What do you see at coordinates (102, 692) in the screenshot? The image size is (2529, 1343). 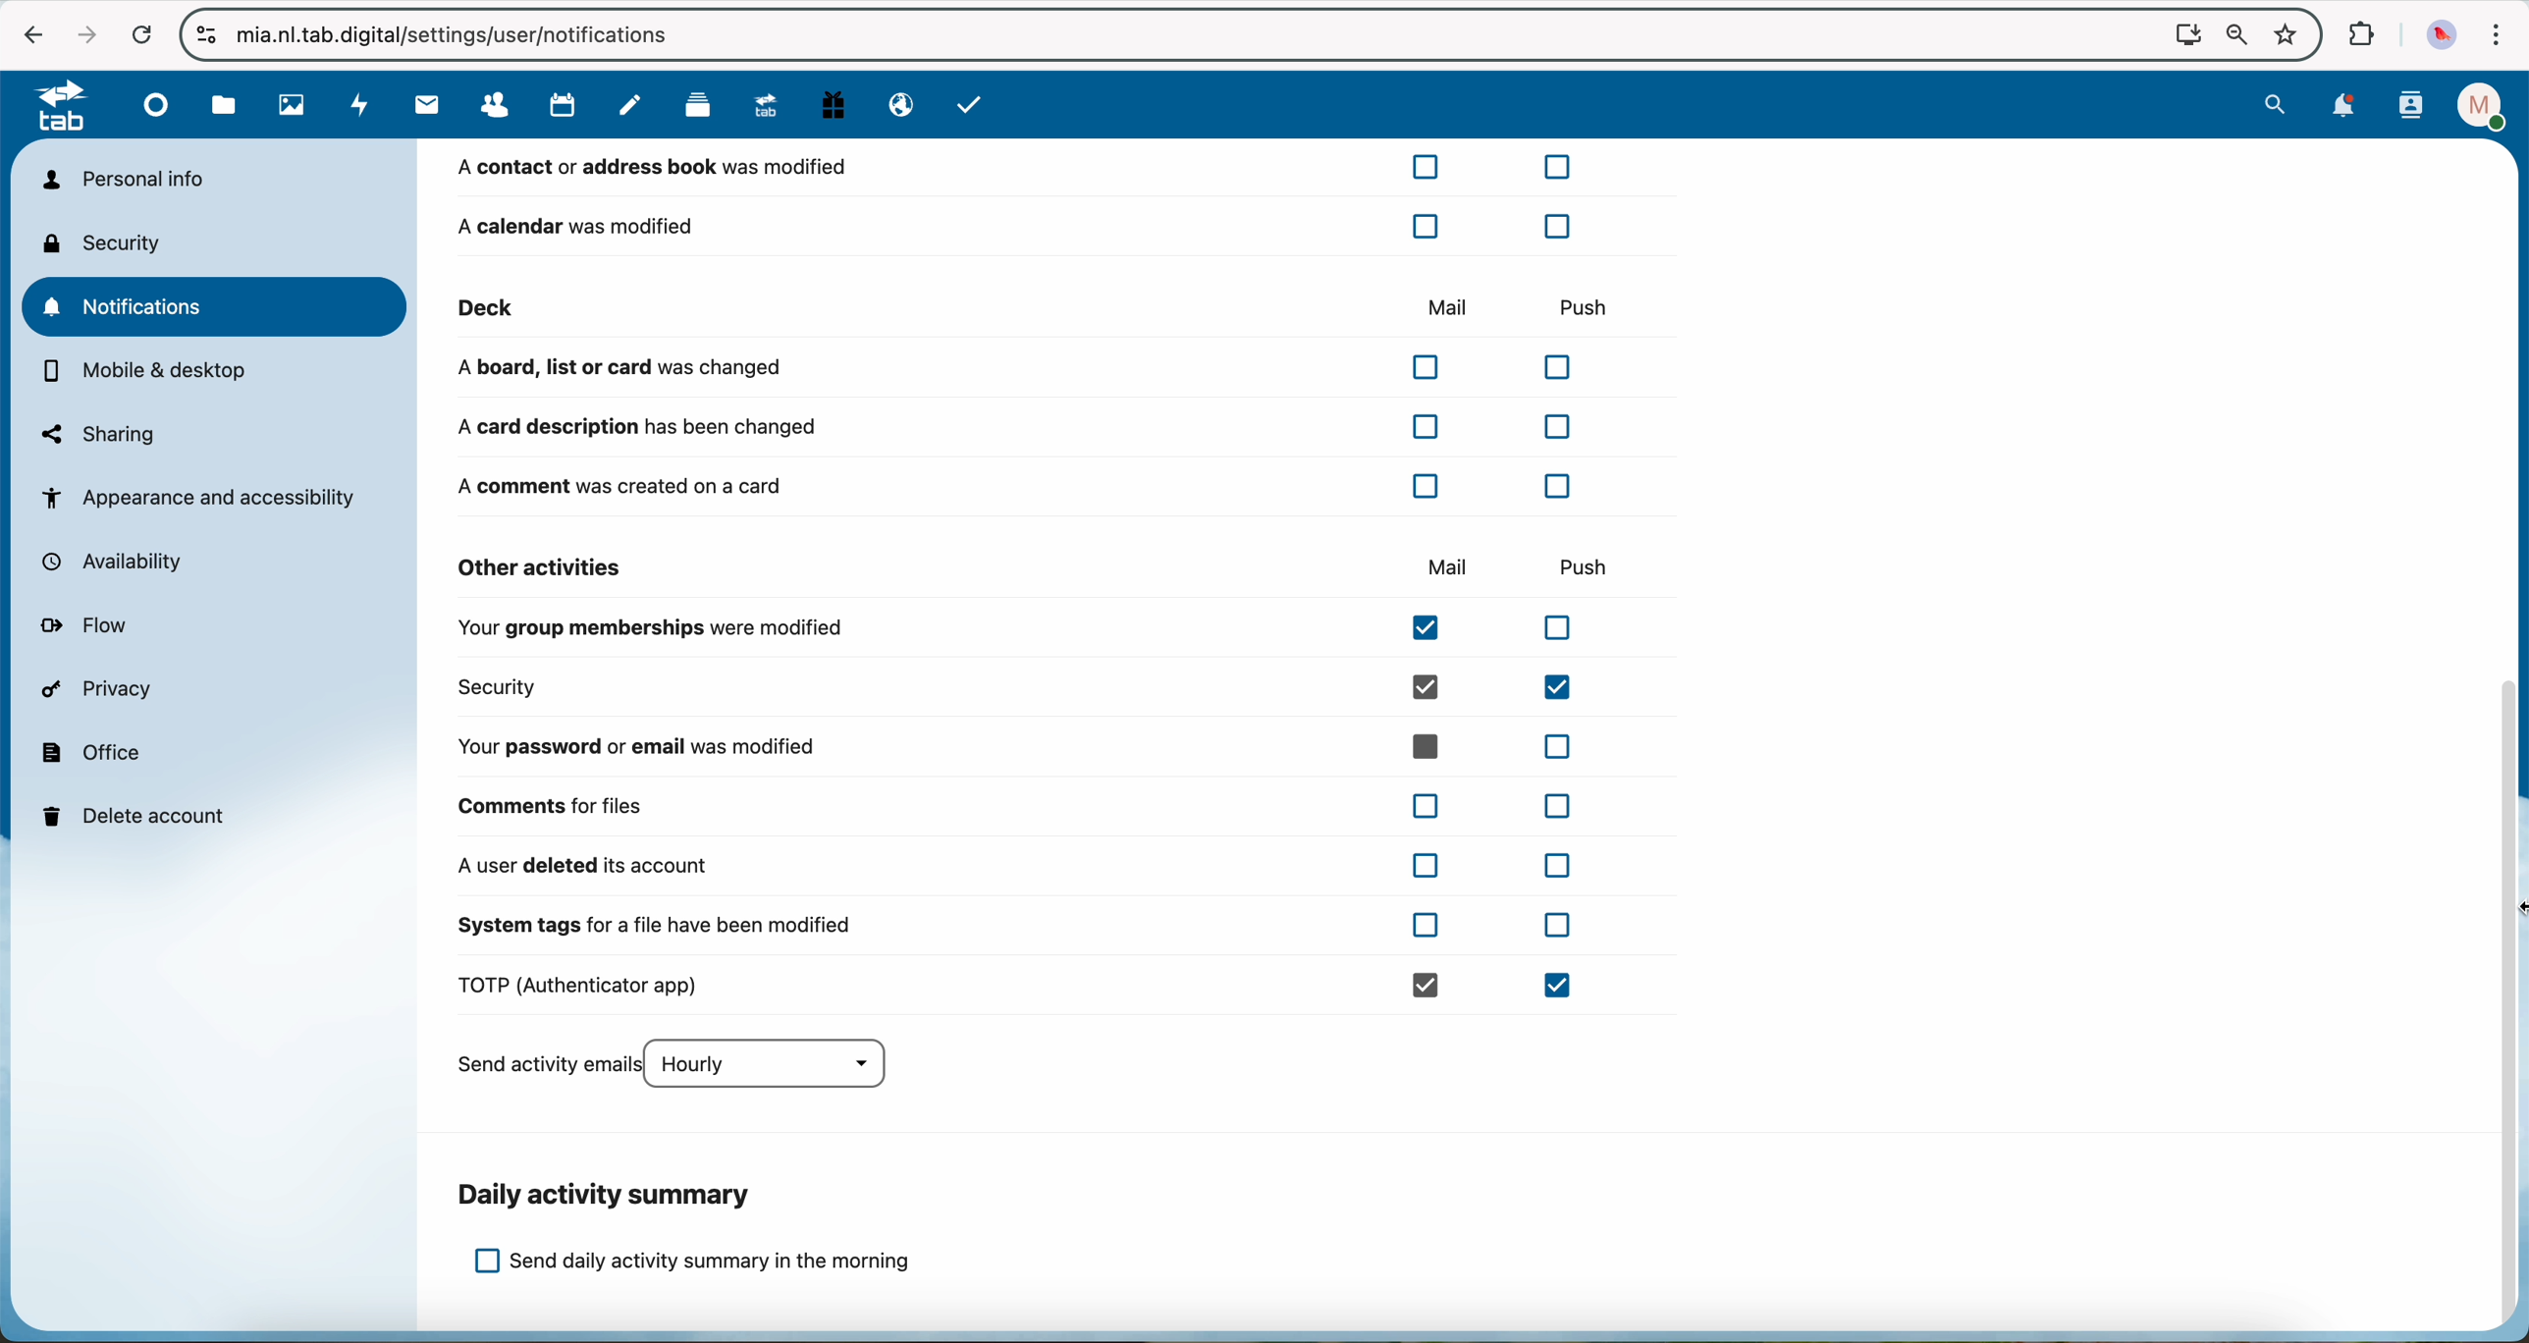 I see `privacy` at bounding box center [102, 692].